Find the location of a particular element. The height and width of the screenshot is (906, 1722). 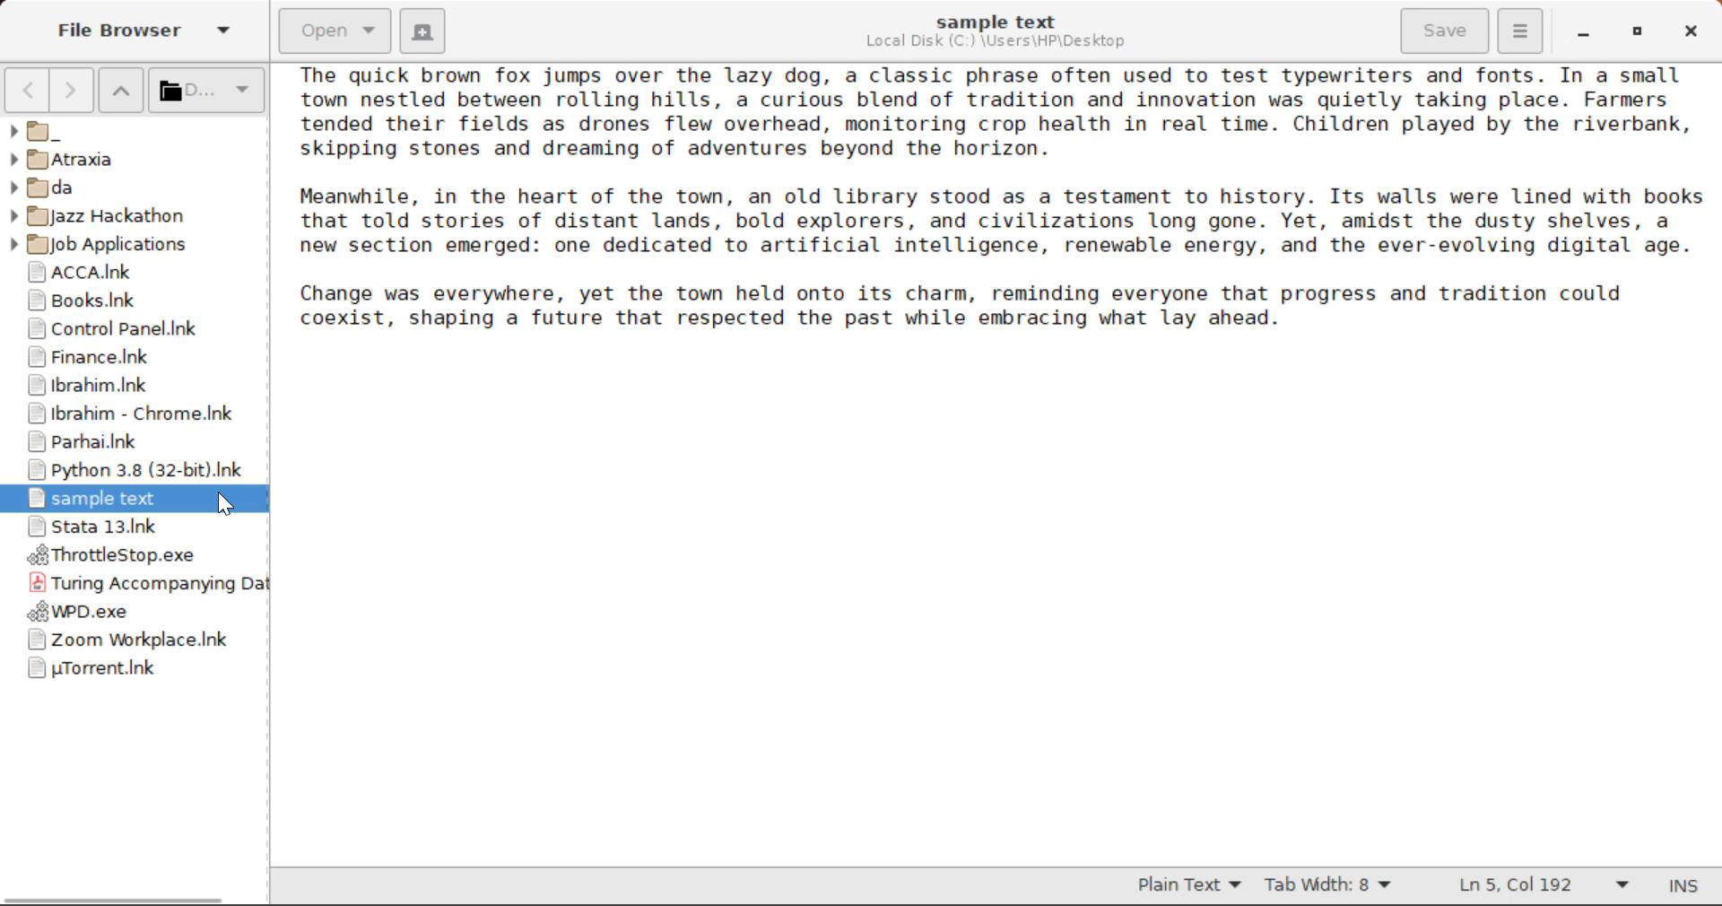

Sample text about a town. is located at coordinates (1002, 229).